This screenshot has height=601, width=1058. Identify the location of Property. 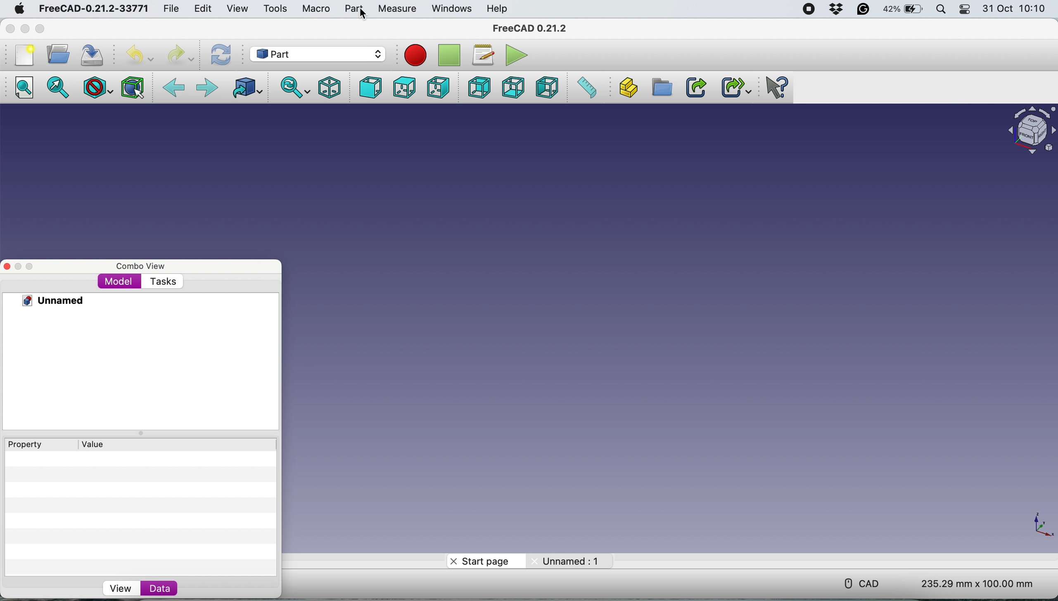
(25, 444).